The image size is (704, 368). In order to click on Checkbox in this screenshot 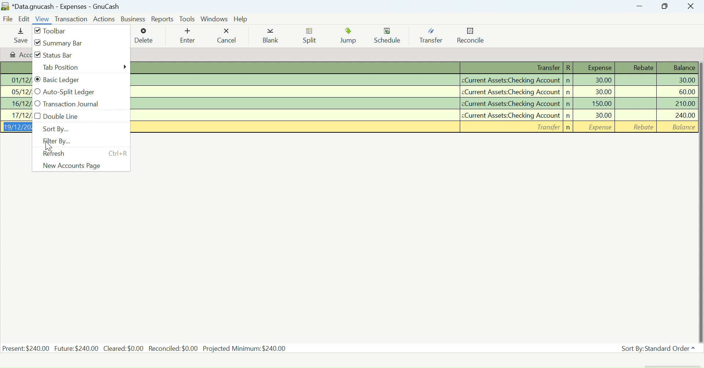, I will do `click(36, 55)`.